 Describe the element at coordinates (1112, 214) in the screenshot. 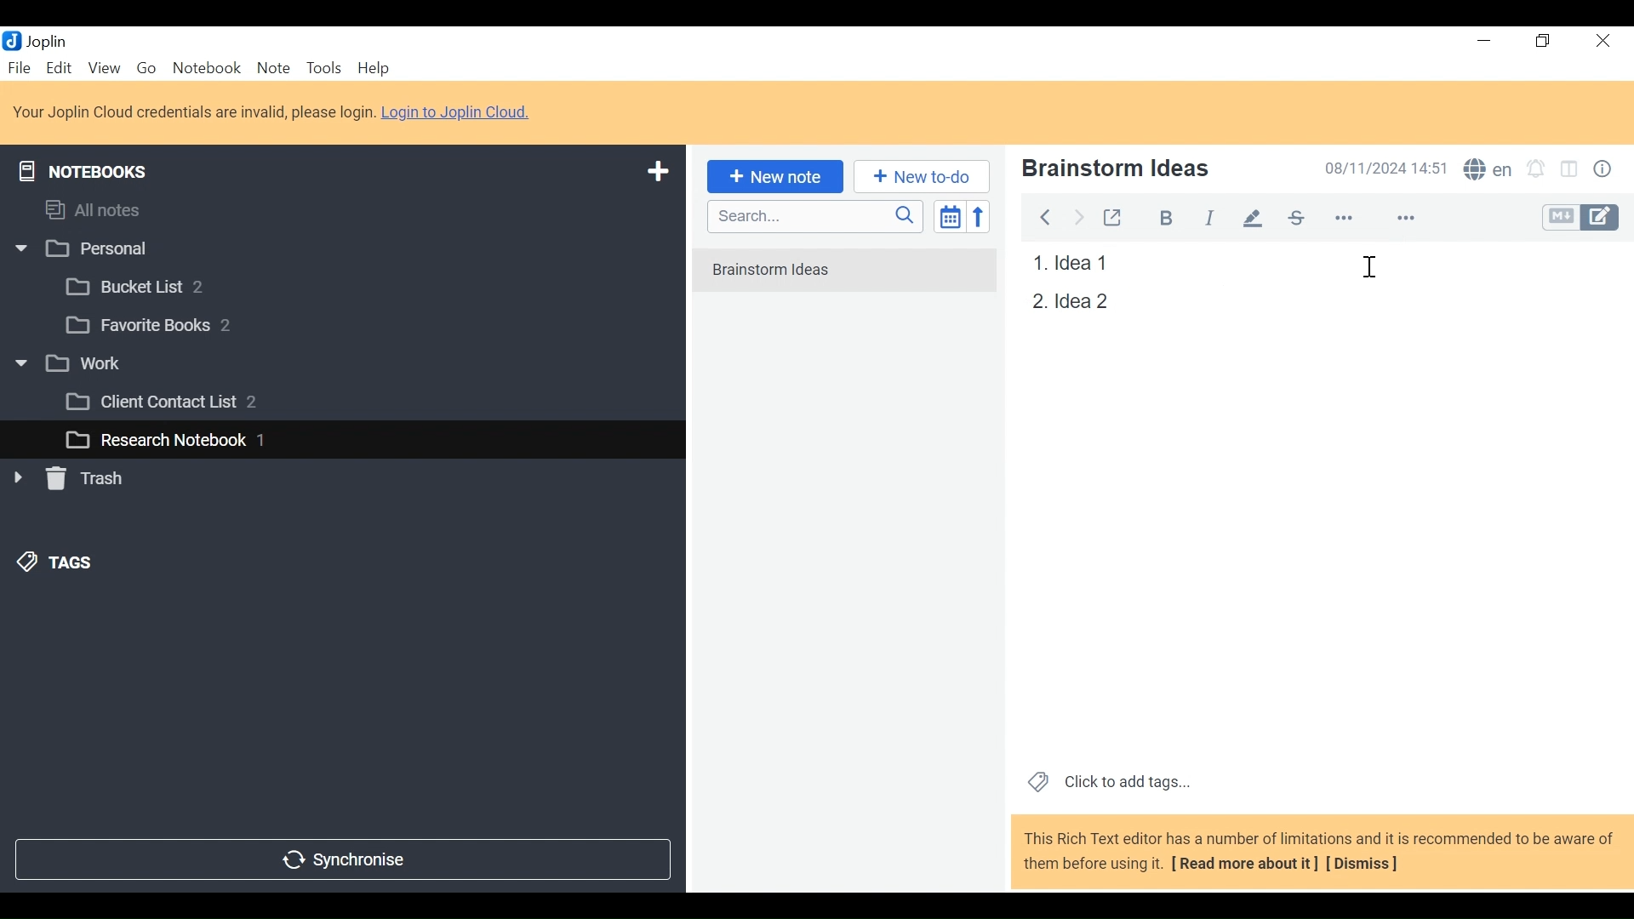

I see `Toggle external editing` at that location.